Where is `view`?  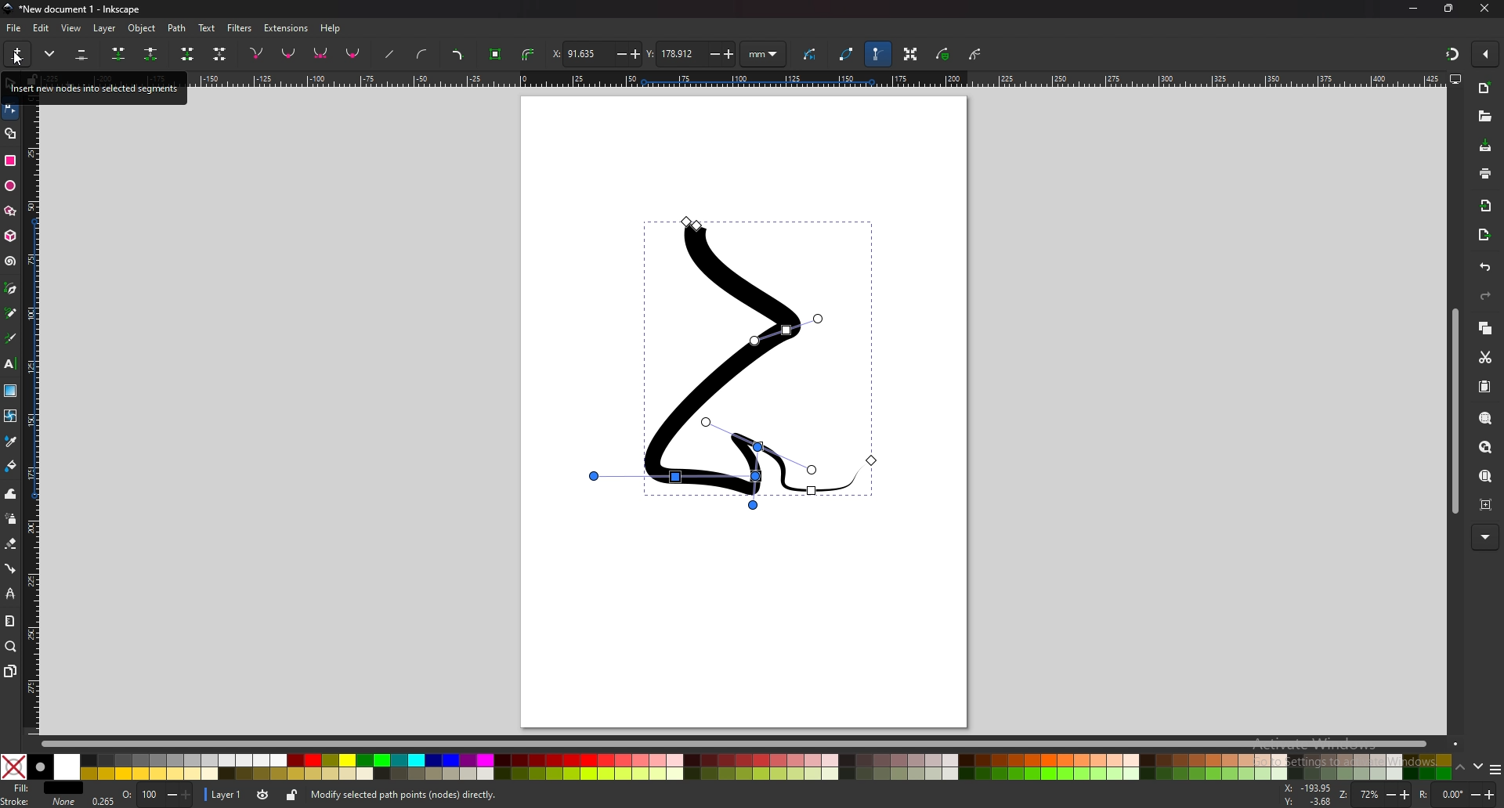
view is located at coordinates (72, 28).